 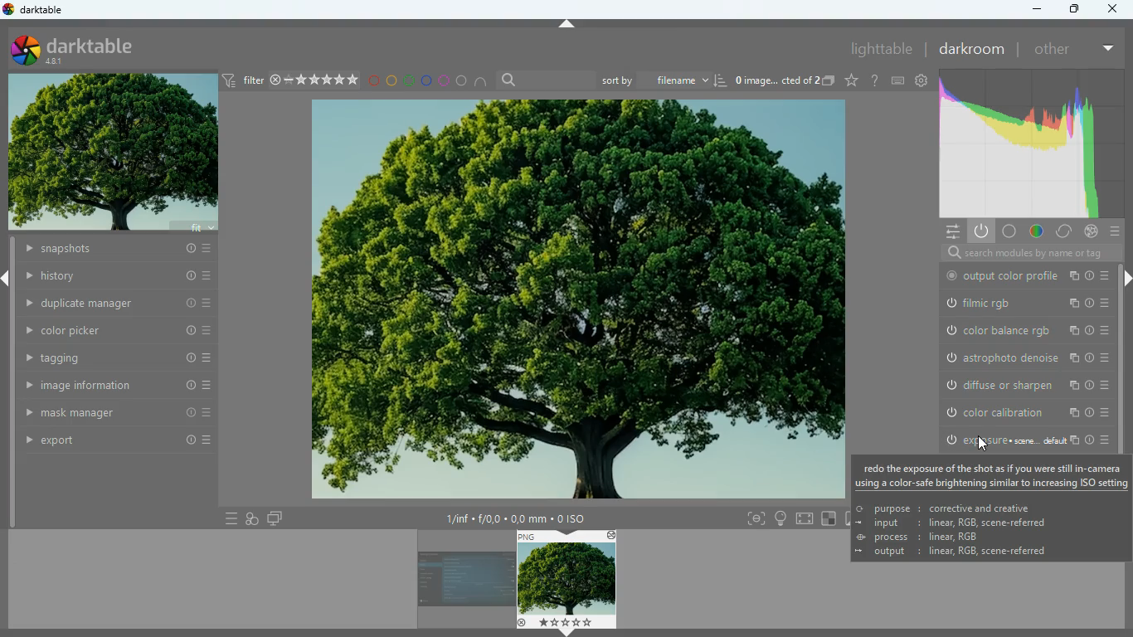 I want to click on more, so click(x=1107, y=49).